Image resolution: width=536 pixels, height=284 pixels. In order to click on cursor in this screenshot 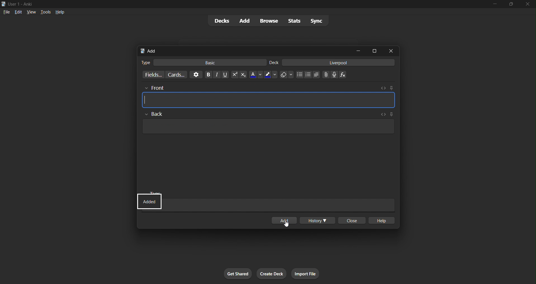, I will do `click(288, 227)`.